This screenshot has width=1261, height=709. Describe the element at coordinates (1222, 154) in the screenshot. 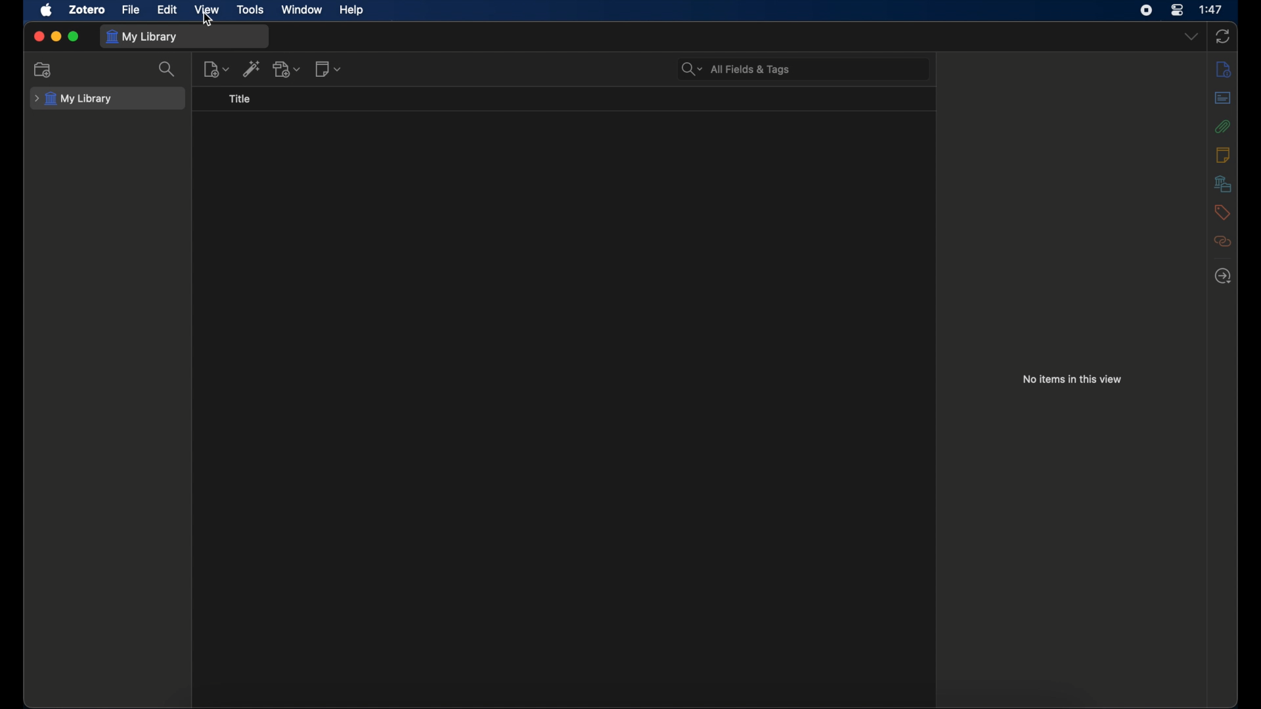

I see `notes` at that location.